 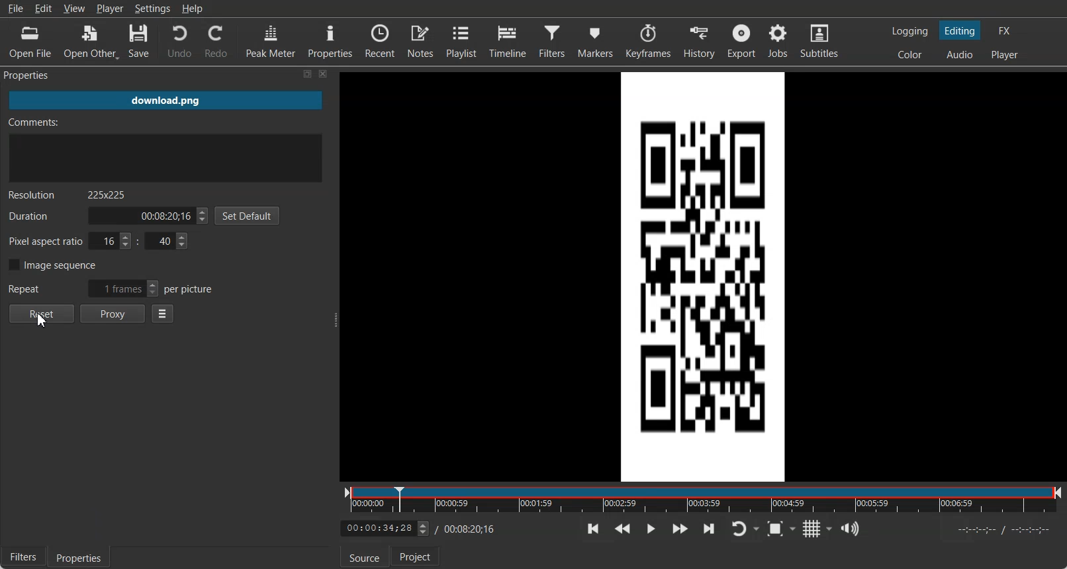 What do you see at coordinates (90, 41) in the screenshot?
I see `Open Other` at bounding box center [90, 41].